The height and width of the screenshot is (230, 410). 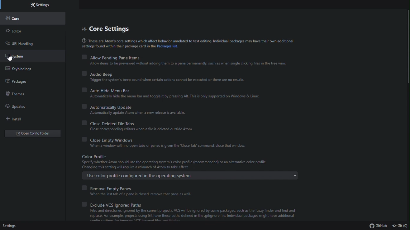 What do you see at coordinates (141, 129) in the screenshot?
I see `Close. ose corresponding sponding pa when a file 5 deleted outside Atom.` at bounding box center [141, 129].